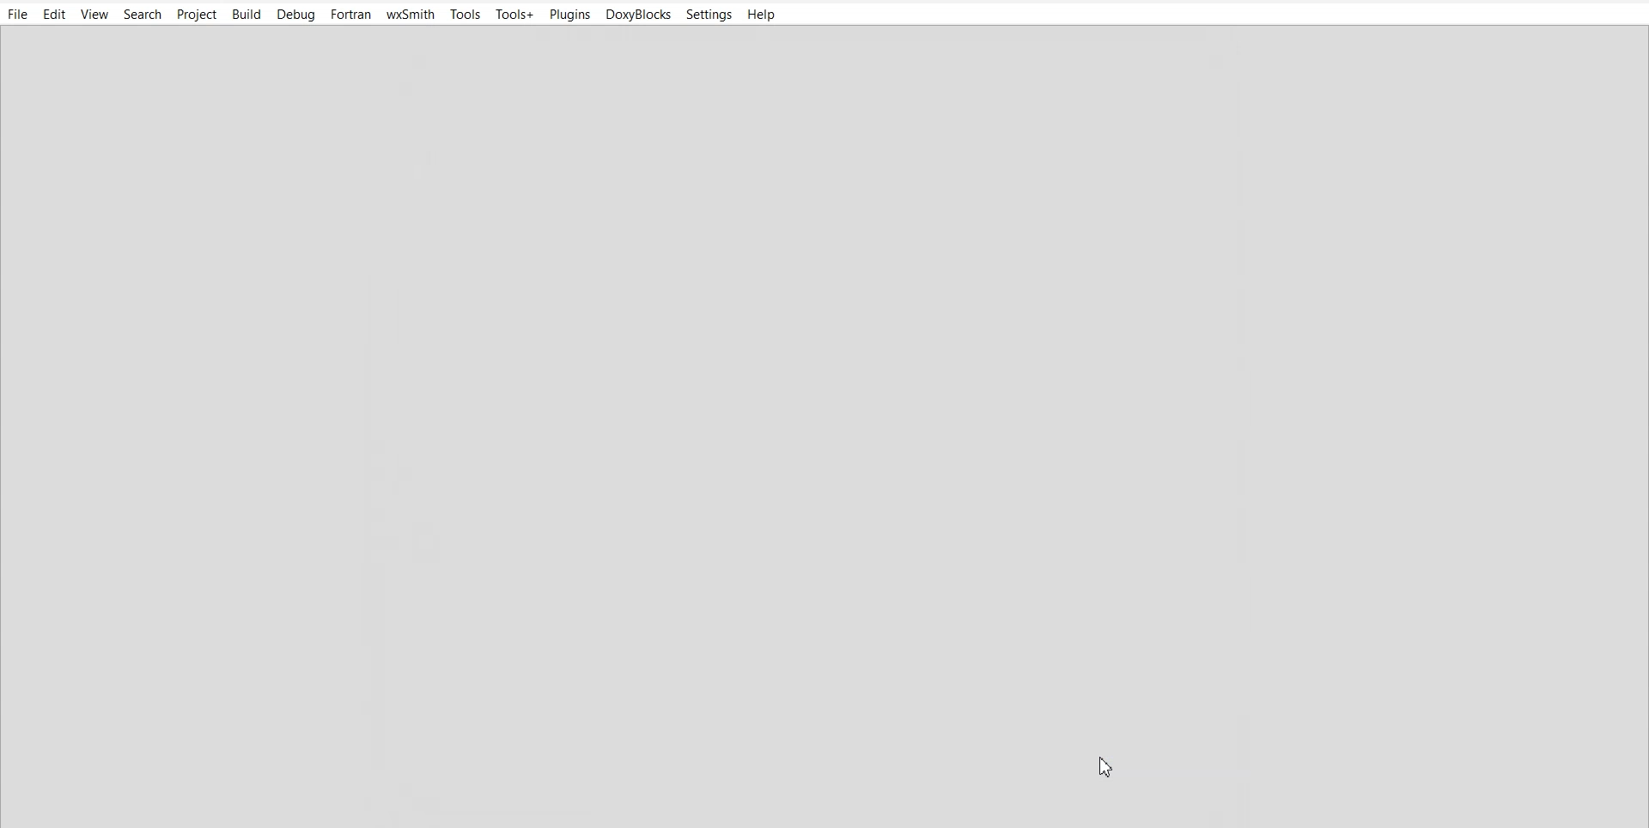 The height and width of the screenshot is (828, 1649). I want to click on Help, so click(762, 15).